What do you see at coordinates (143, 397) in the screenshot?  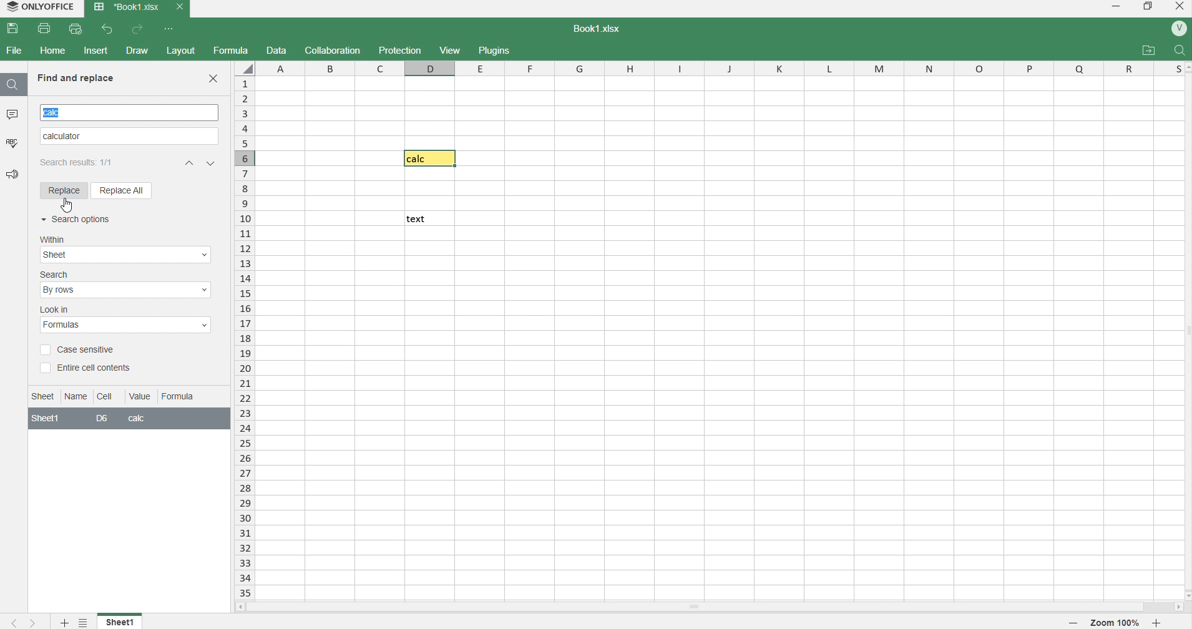 I see `Value` at bounding box center [143, 397].